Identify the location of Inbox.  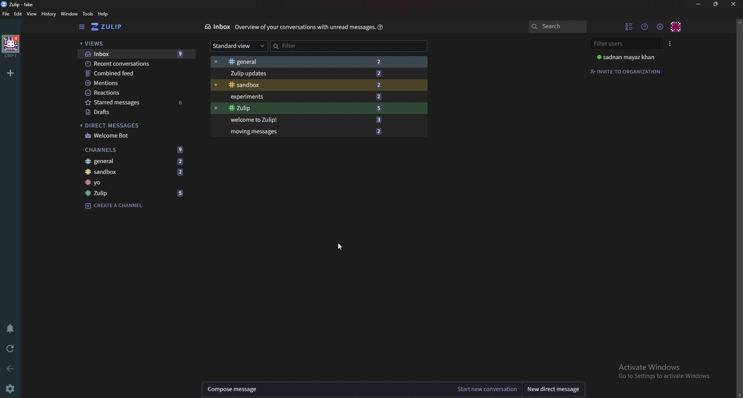
(134, 54).